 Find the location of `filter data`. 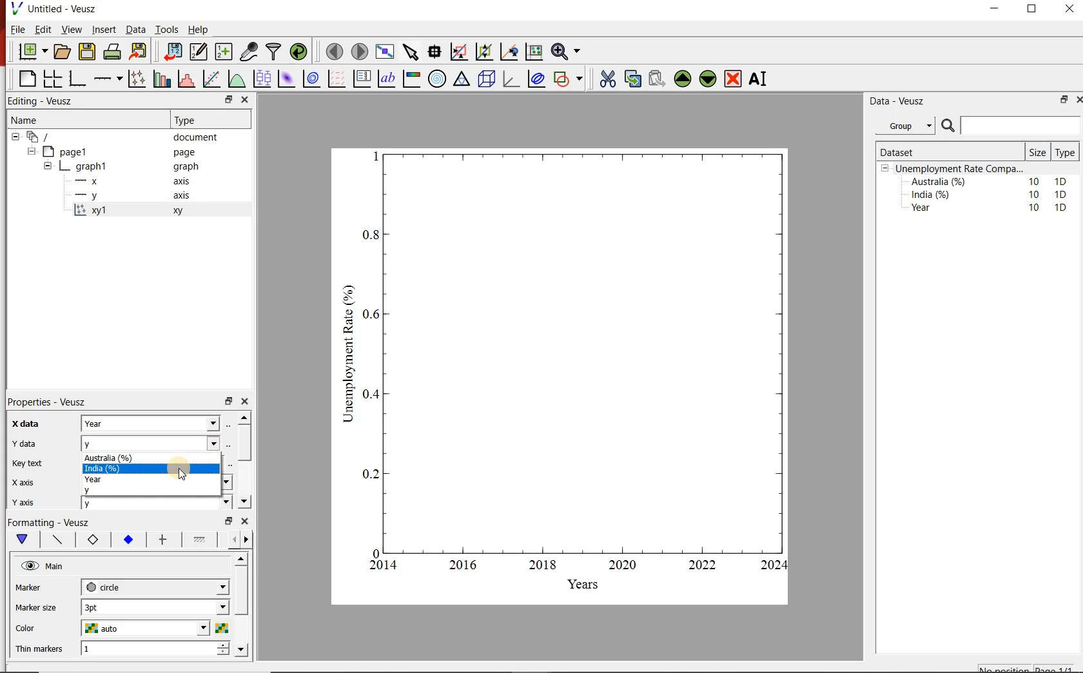

filter data is located at coordinates (273, 52).